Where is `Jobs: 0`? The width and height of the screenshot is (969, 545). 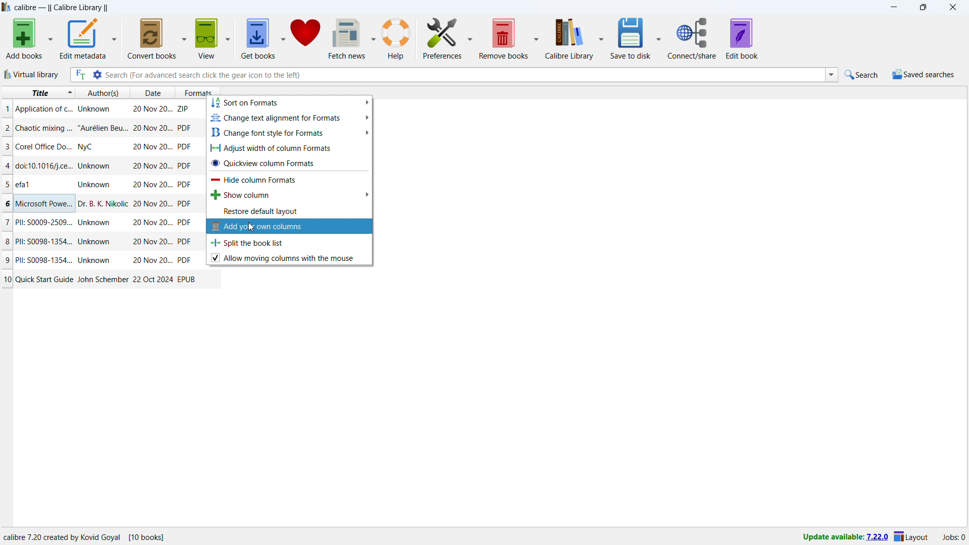
Jobs: 0 is located at coordinates (953, 536).